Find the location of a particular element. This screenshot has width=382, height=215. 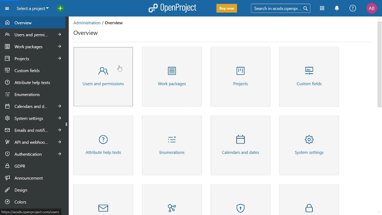

Expand project menu is located at coordinates (7, 8).